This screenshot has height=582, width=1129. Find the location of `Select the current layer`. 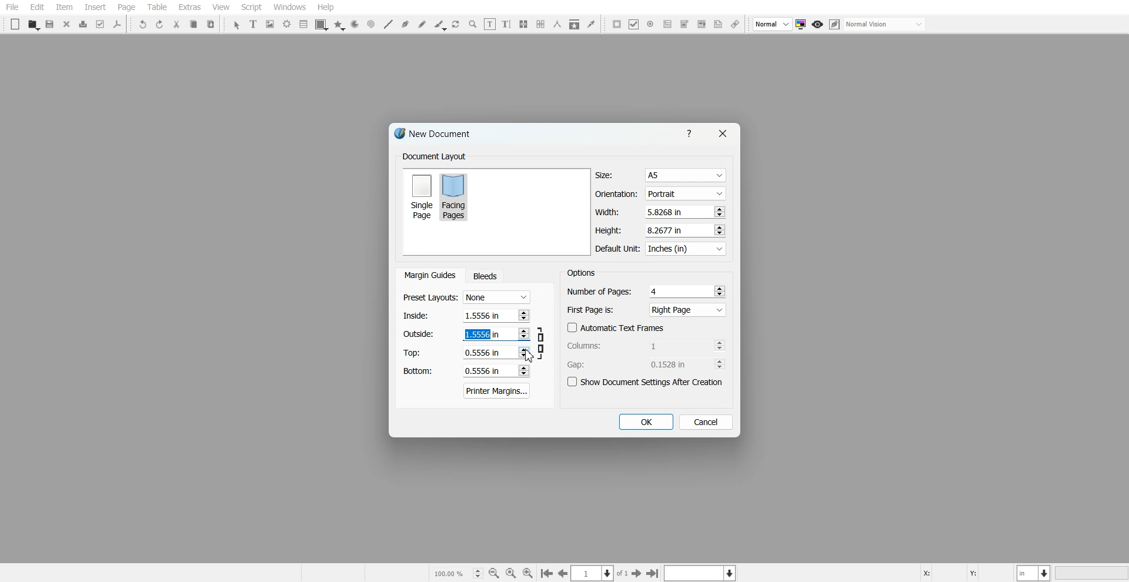

Select the current layer is located at coordinates (702, 573).